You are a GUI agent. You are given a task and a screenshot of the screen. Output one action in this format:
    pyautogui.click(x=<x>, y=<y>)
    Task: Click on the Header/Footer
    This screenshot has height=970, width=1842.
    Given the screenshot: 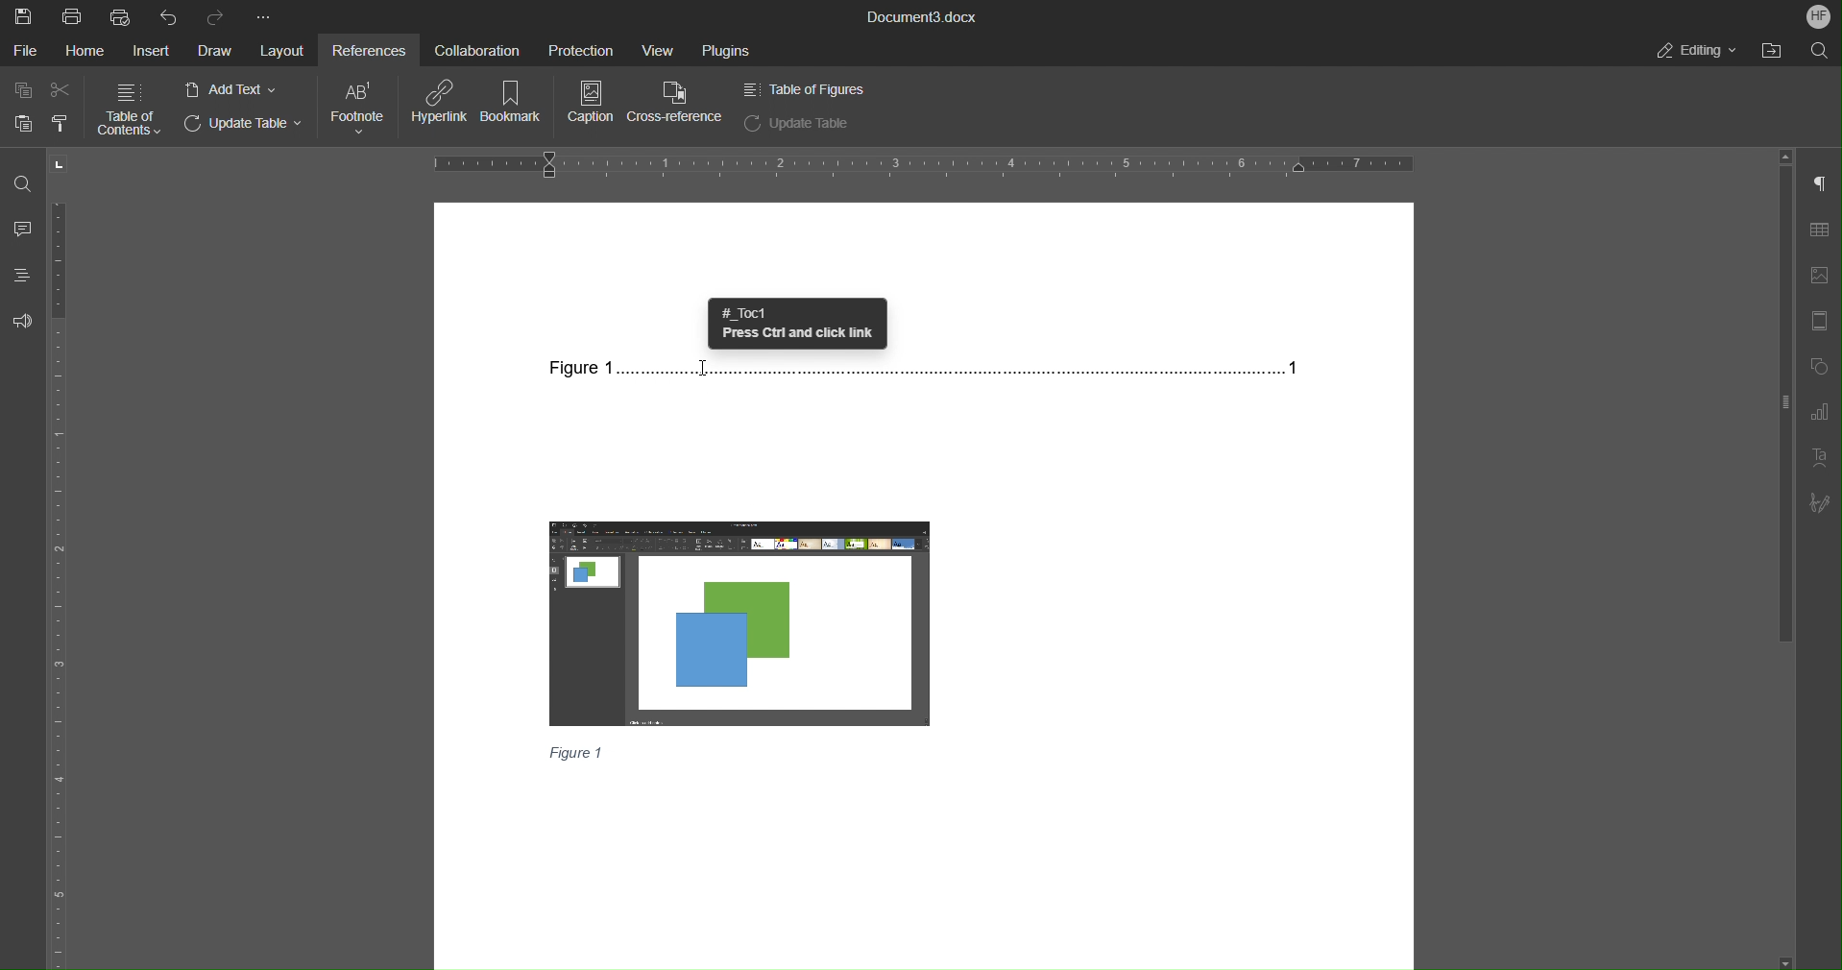 What is the action you would take?
    pyautogui.click(x=1823, y=323)
    